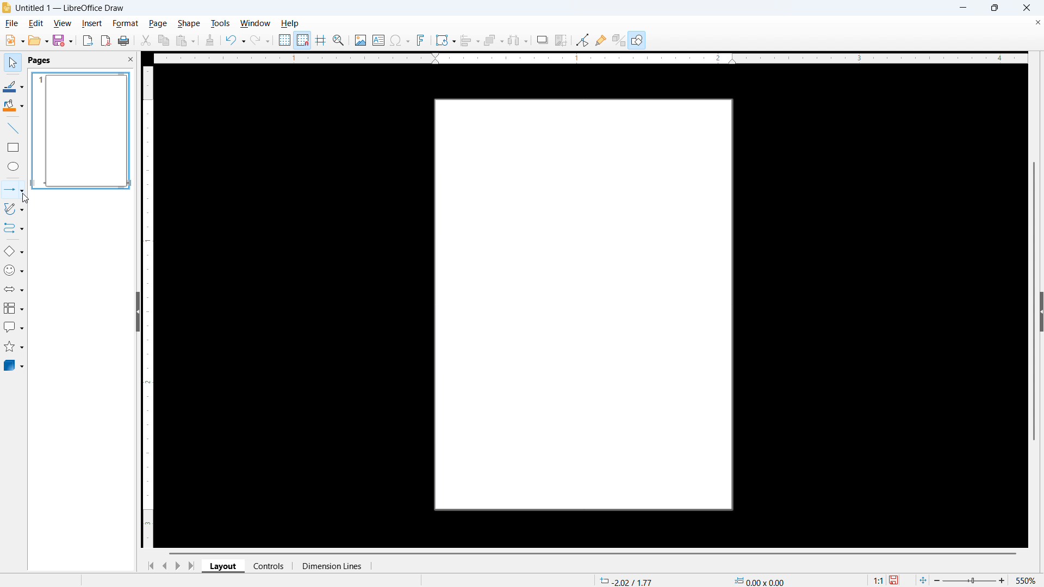 The height and width of the screenshot is (587, 1044). I want to click on Flow chart , so click(14, 308).